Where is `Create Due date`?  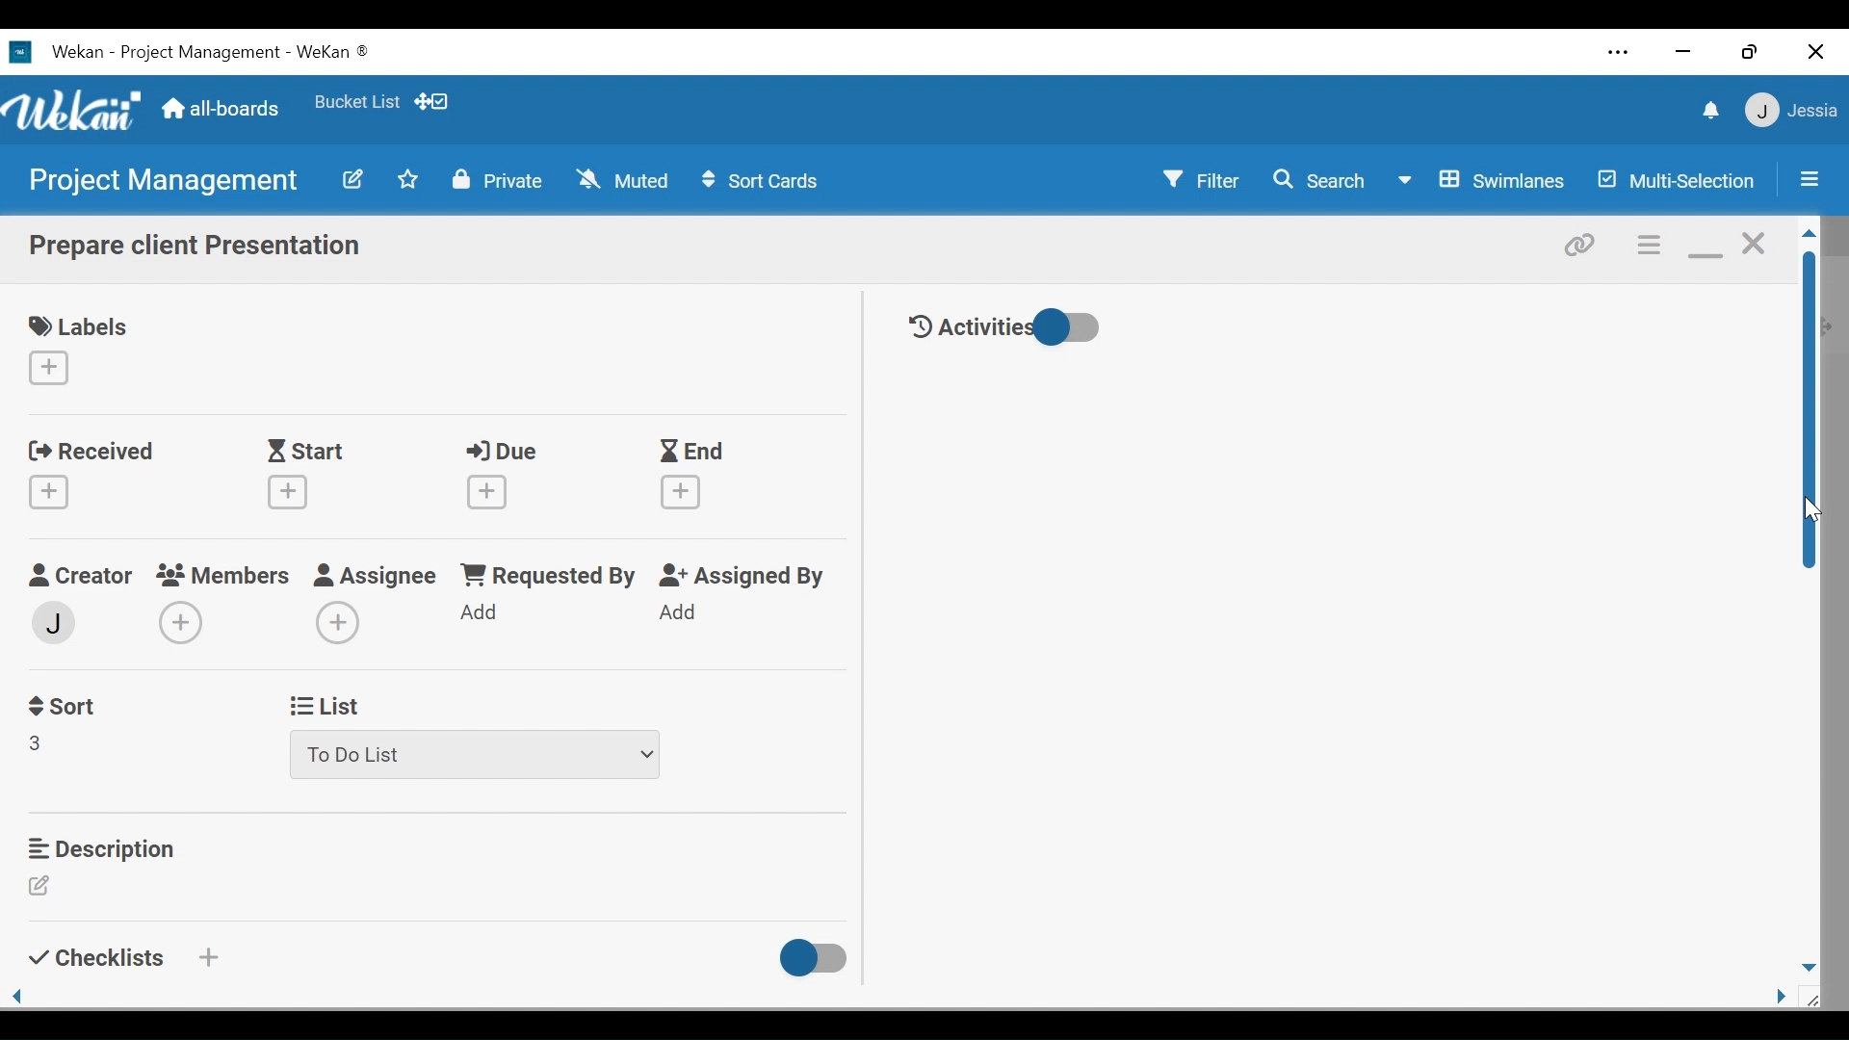
Create Due date is located at coordinates (488, 492).